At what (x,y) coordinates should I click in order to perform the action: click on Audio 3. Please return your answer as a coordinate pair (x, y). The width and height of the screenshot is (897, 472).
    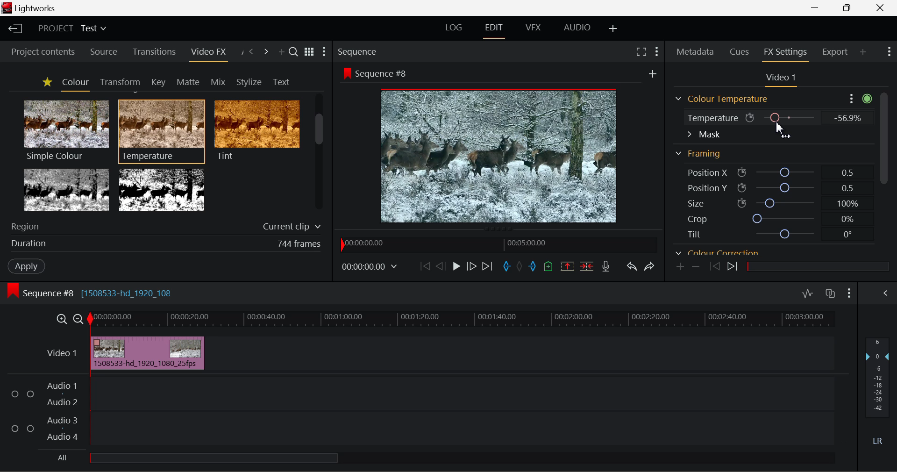
    Looking at the image, I should click on (61, 421).